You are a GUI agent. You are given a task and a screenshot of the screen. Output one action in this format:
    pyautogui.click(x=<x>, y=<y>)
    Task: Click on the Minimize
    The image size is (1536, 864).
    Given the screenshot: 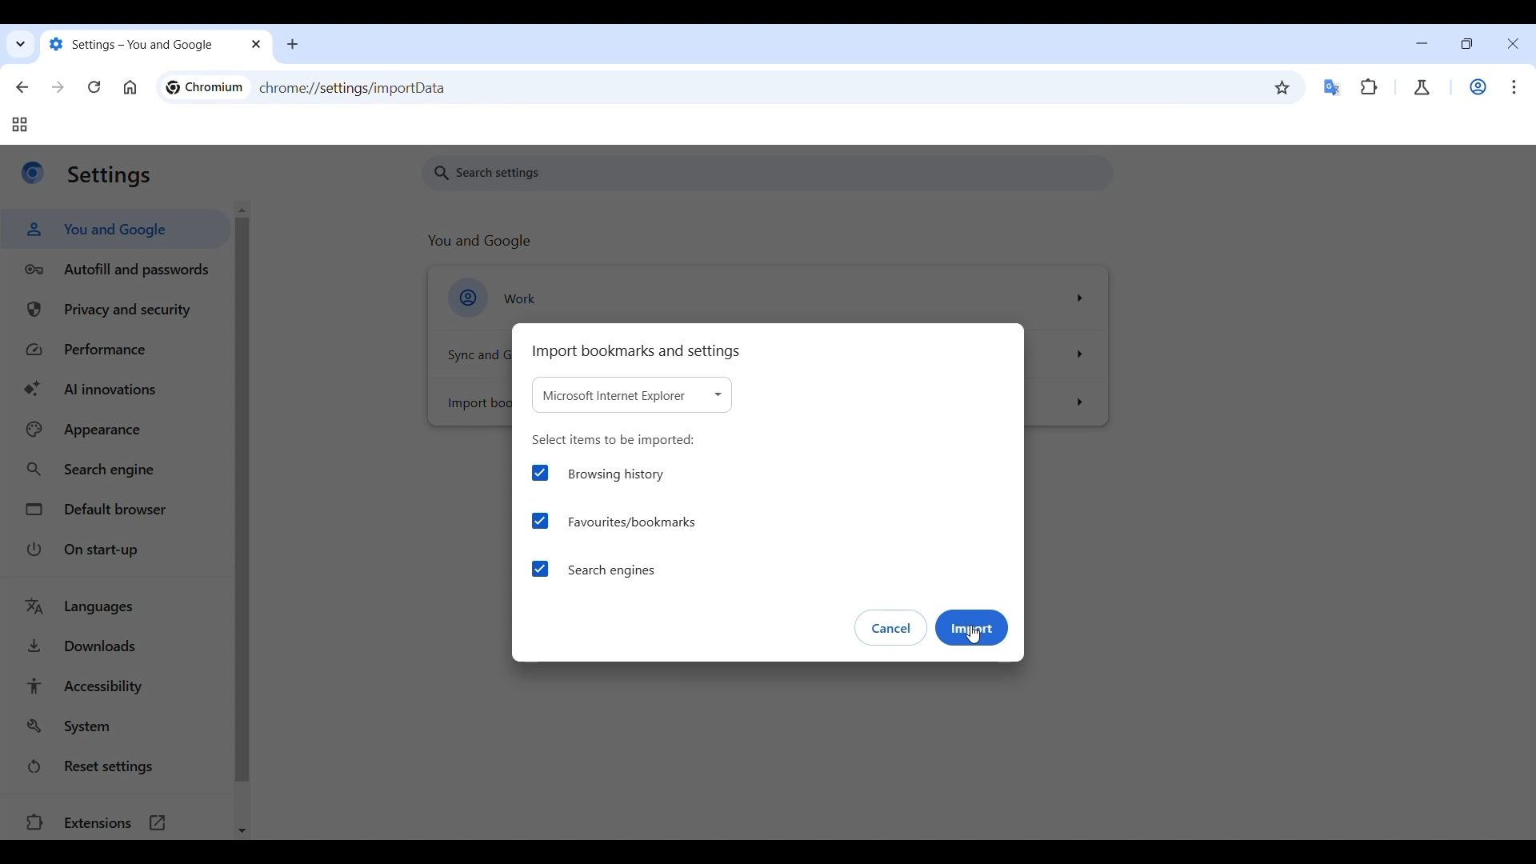 What is the action you would take?
    pyautogui.click(x=1422, y=43)
    